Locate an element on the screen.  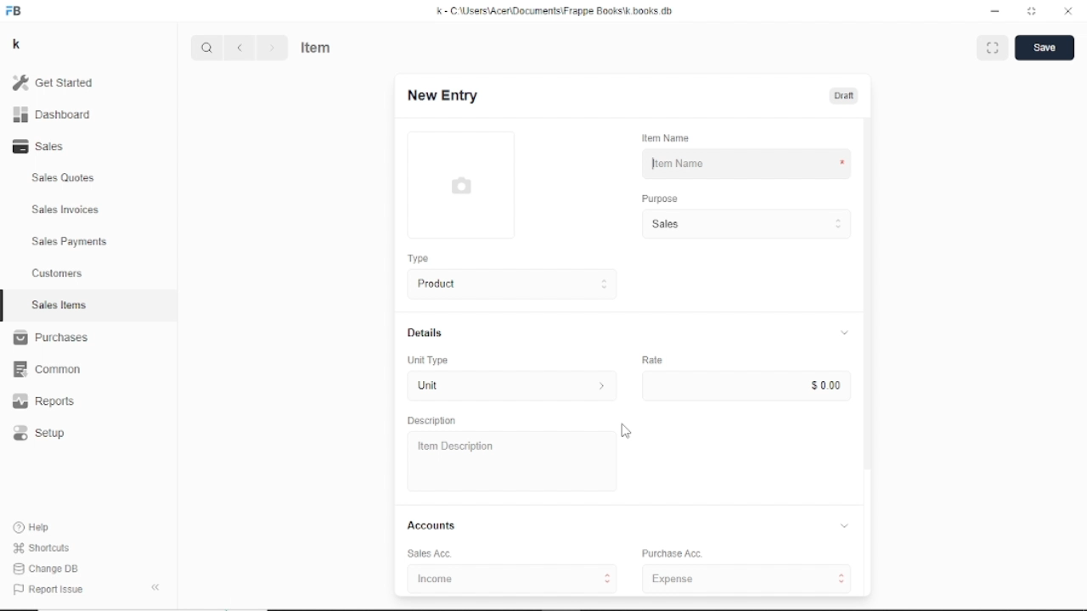
Toggle between form and full width is located at coordinates (993, 48).